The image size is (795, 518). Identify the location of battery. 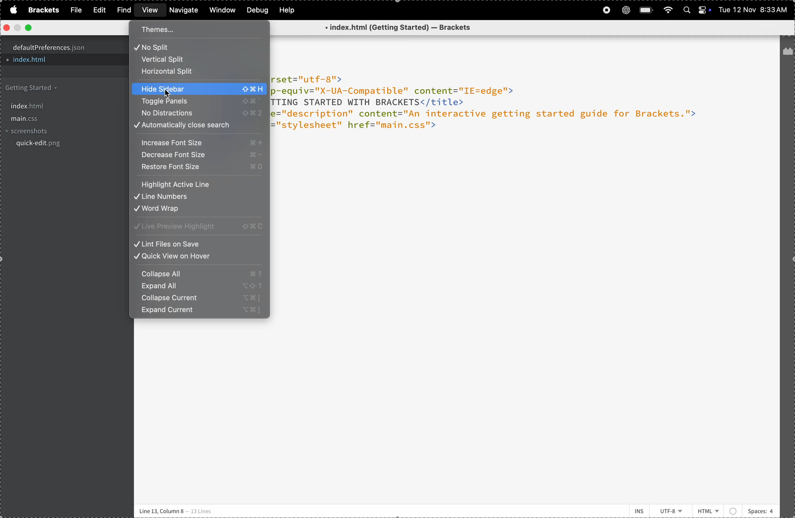
(647, 10).